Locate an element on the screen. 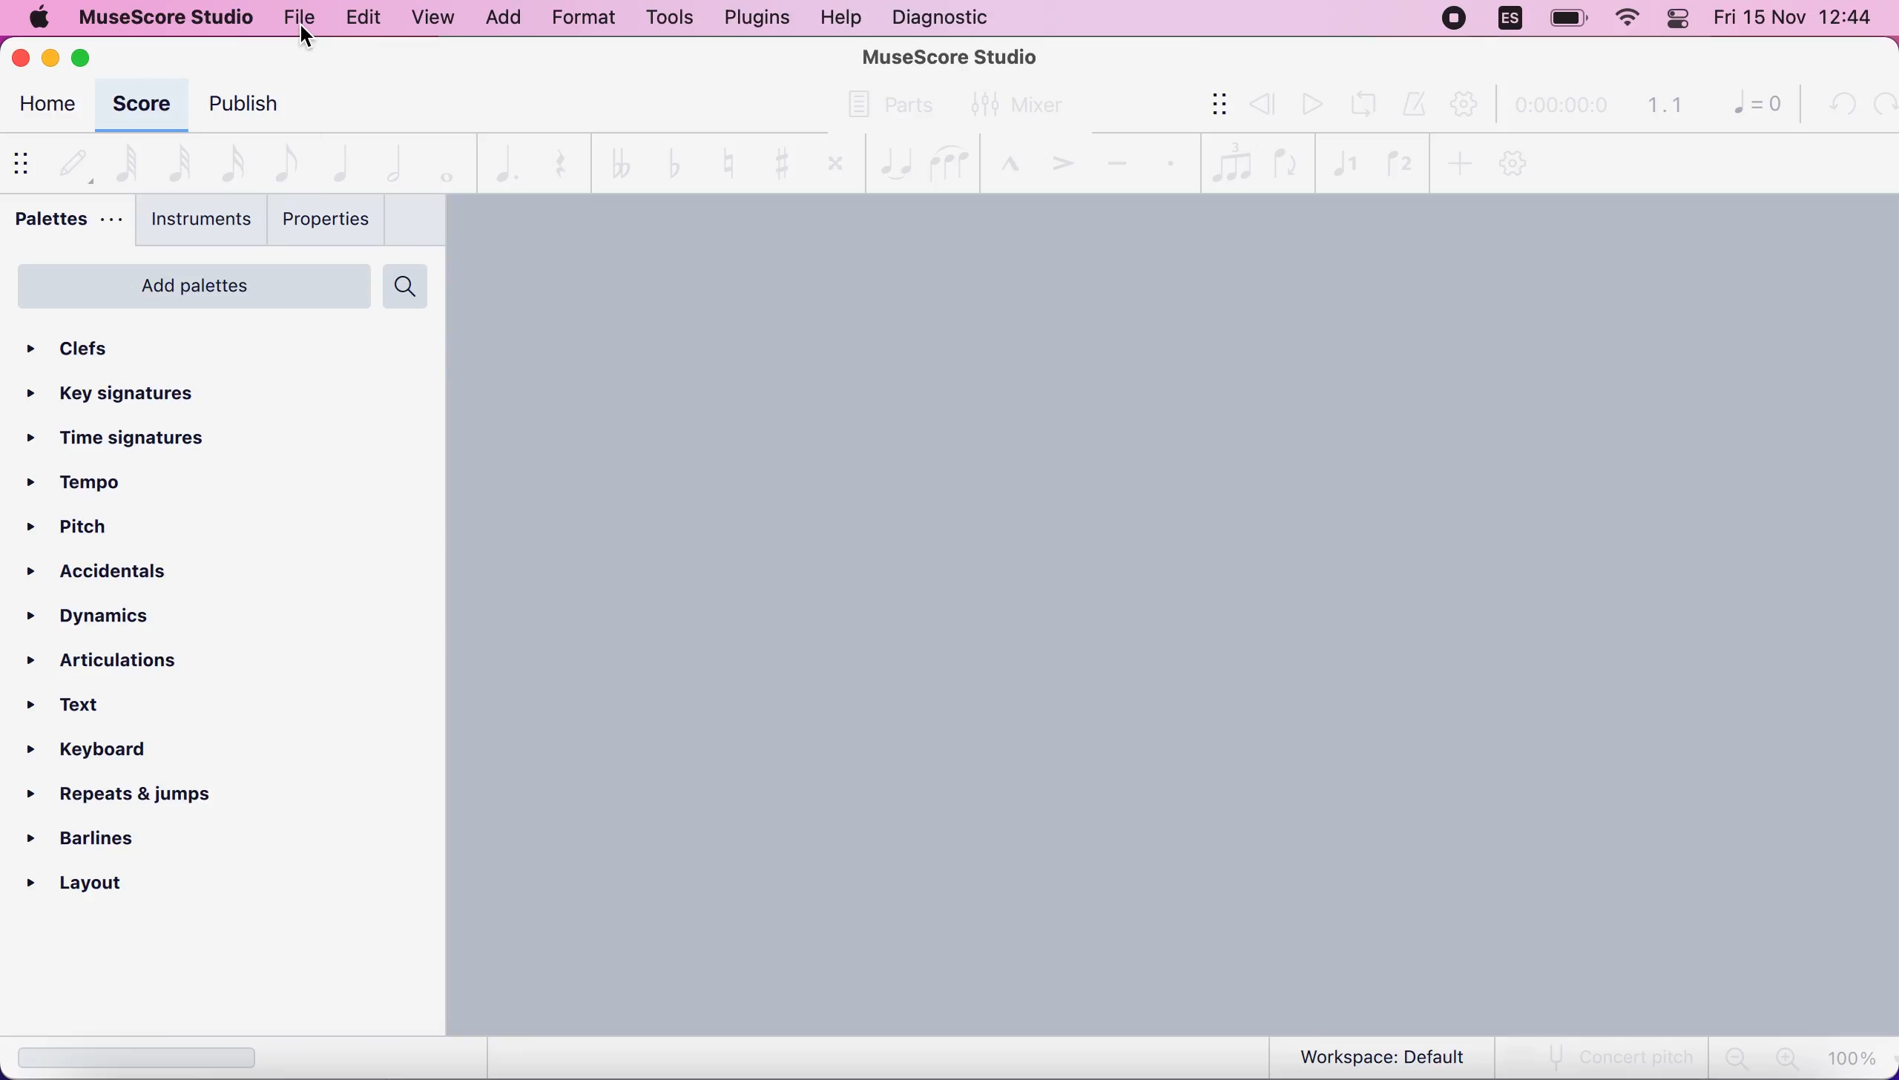 This screenshot has height=1080, width=1899. text is located at coordinates (83, 706).